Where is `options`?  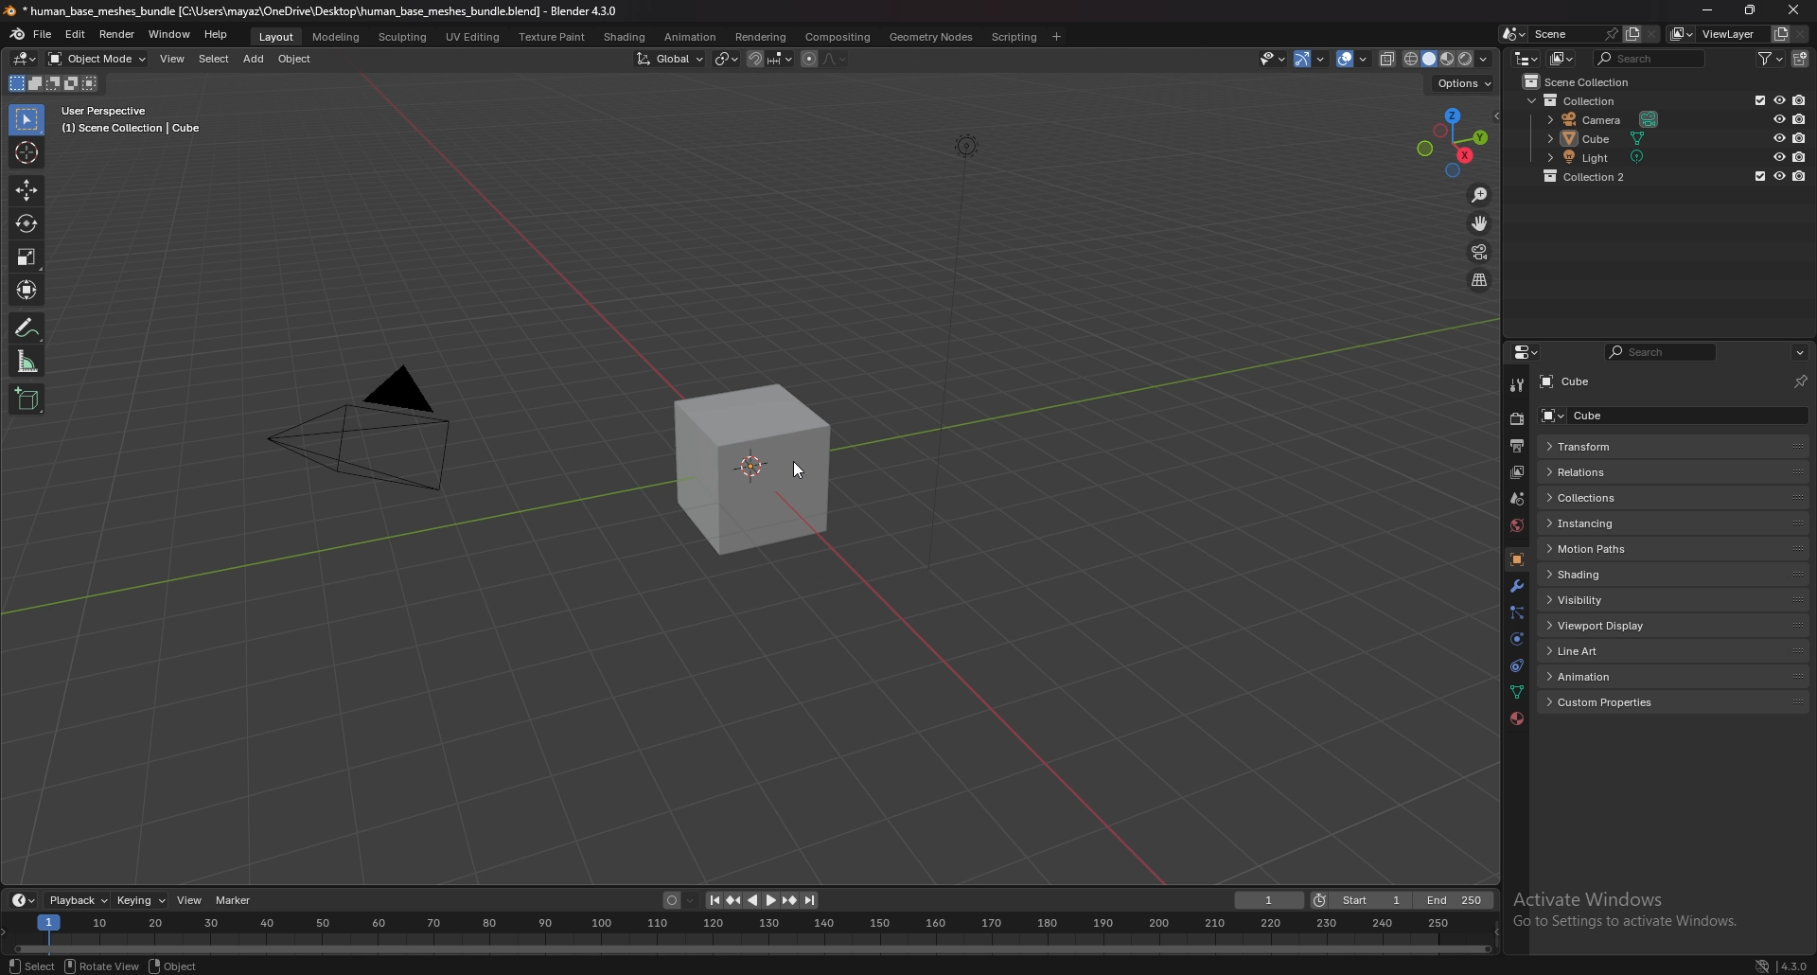
options is located at coordinates (1464, 81).